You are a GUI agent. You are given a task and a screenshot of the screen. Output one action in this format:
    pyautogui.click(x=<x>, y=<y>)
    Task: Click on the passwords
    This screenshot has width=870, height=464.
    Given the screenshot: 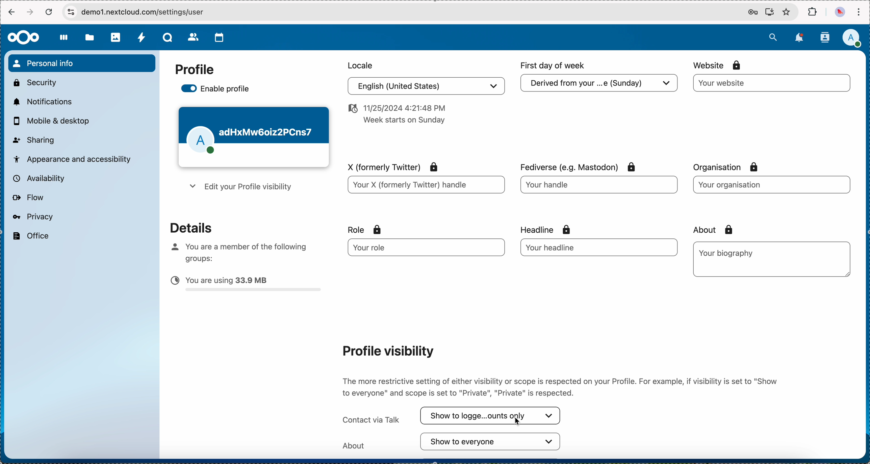 What is the action you would take?
    pyautogui.click(x=751, y=13)
    